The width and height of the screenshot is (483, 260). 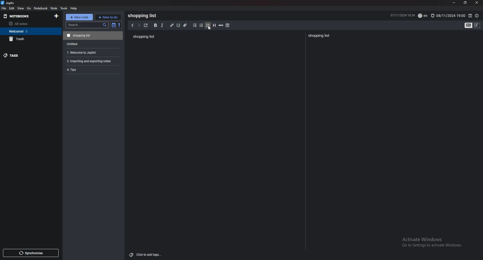 What do you see at coordinates (476, 3) in the screenshot?
I see `close` at bounding box center [476, 3].